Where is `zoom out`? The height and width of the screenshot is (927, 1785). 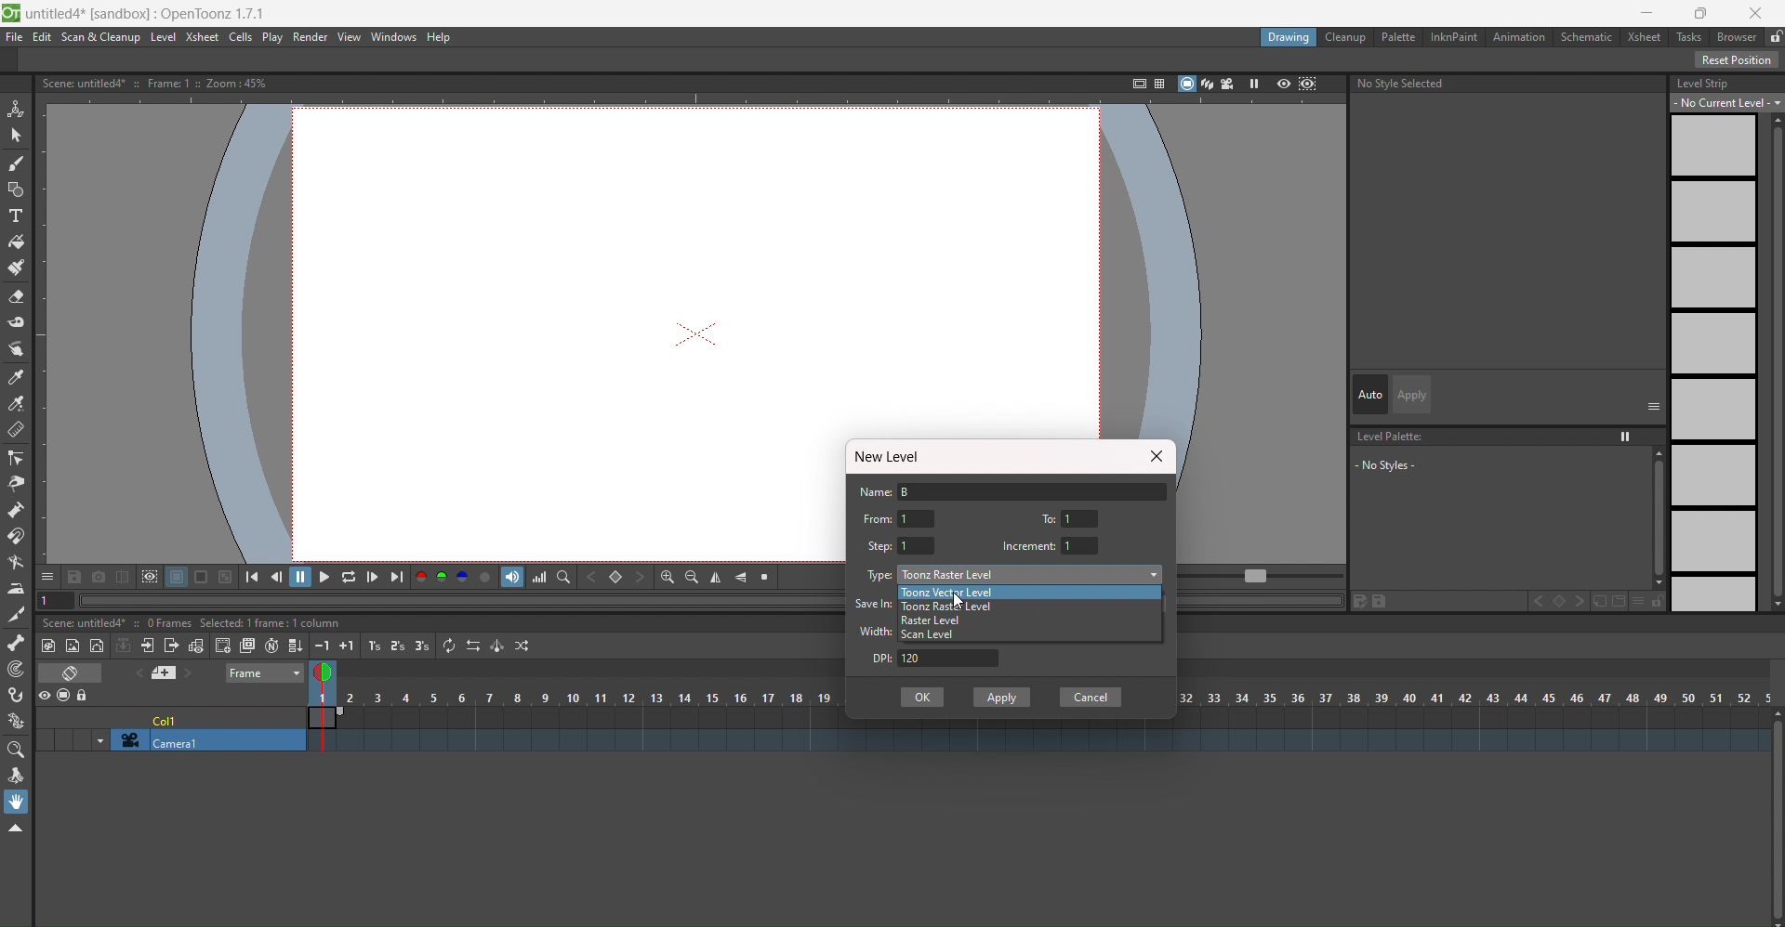
zoom out is located at coordinates (692, 577).